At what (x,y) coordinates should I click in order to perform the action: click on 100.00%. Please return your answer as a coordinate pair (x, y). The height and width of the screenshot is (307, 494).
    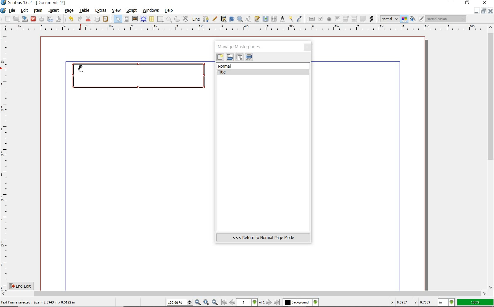
    Looking at the image, I should click on (180, 303).